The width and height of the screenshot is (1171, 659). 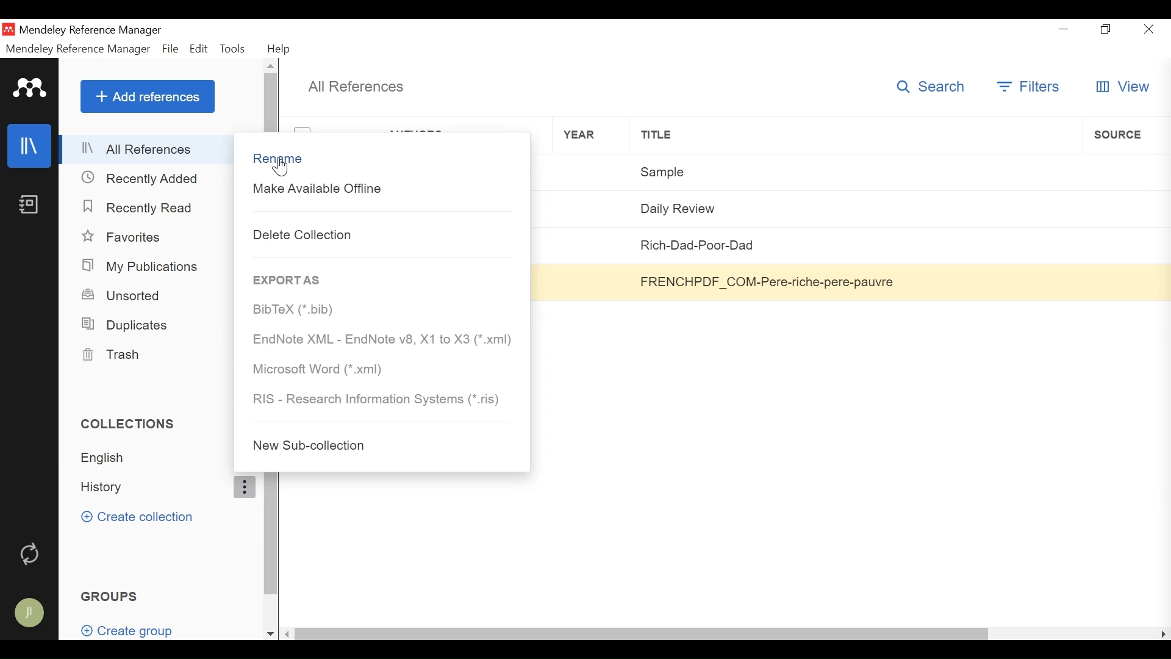 I want to click on Recently Added, so click(x=140, y=178).